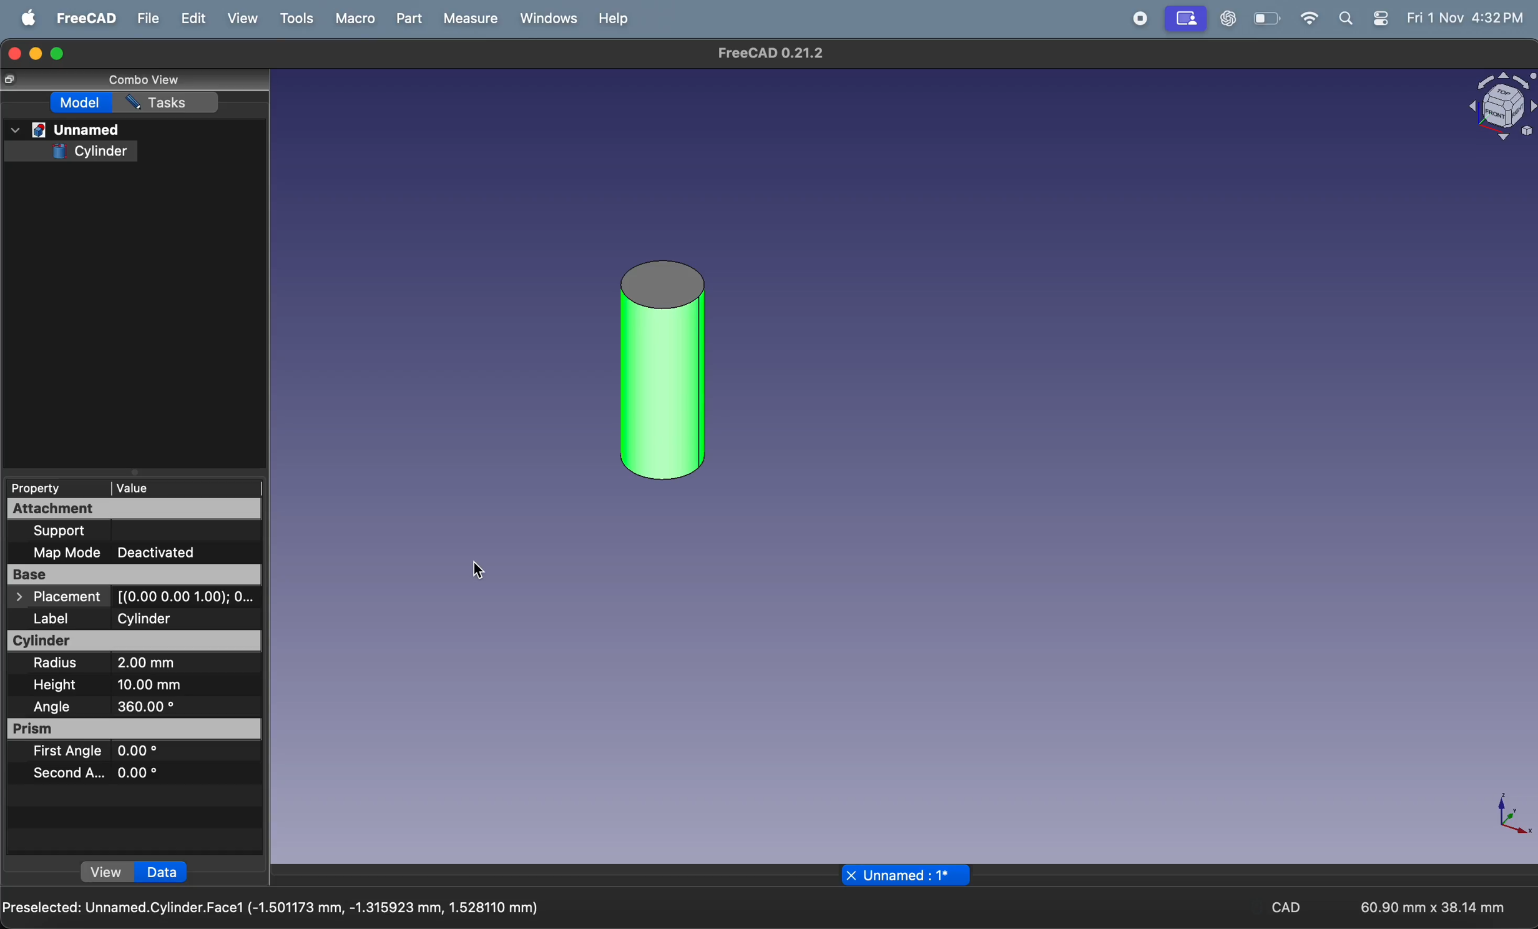 The image size is (1538, 929). Describe the element at coordinates (478, 571) in the screenshot. I see `cursor` at that location.